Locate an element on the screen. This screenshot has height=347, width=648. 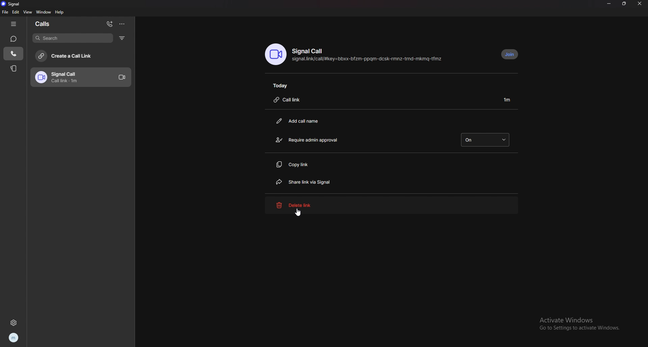
require admin approval is located at coordinates (308, 139).